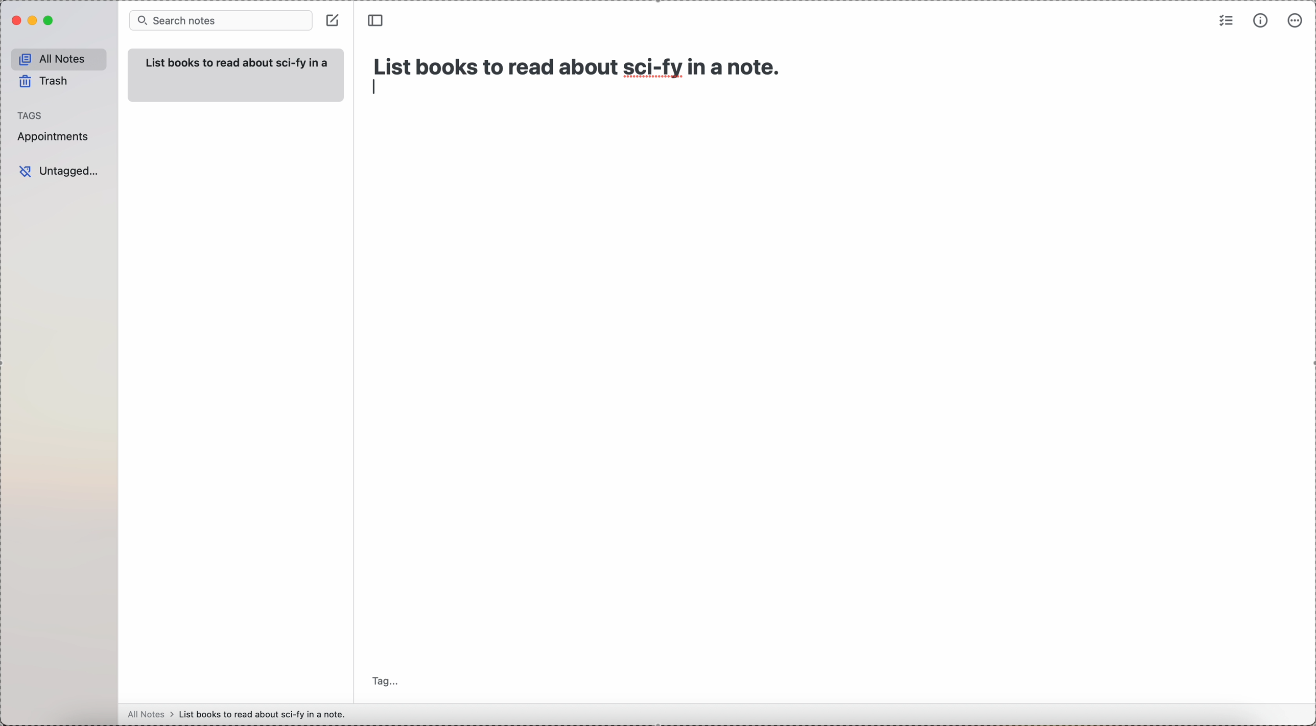 This screenshot has width=1316, height=726. Describe the element at coordinates (220, 21) in the screenshot. I see `search bar` at that location.